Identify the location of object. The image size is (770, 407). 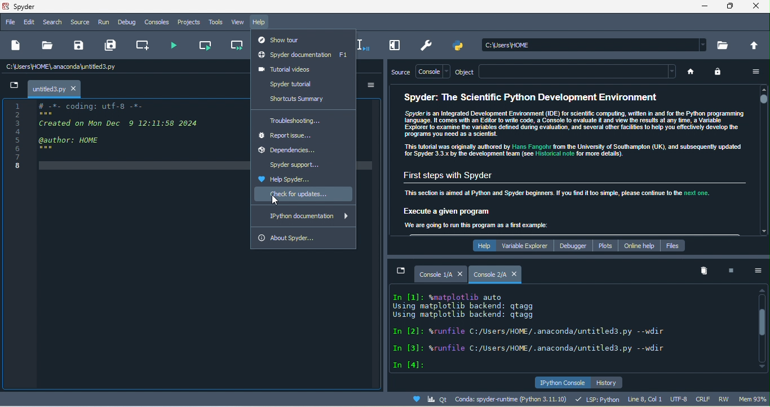
(468, 72).